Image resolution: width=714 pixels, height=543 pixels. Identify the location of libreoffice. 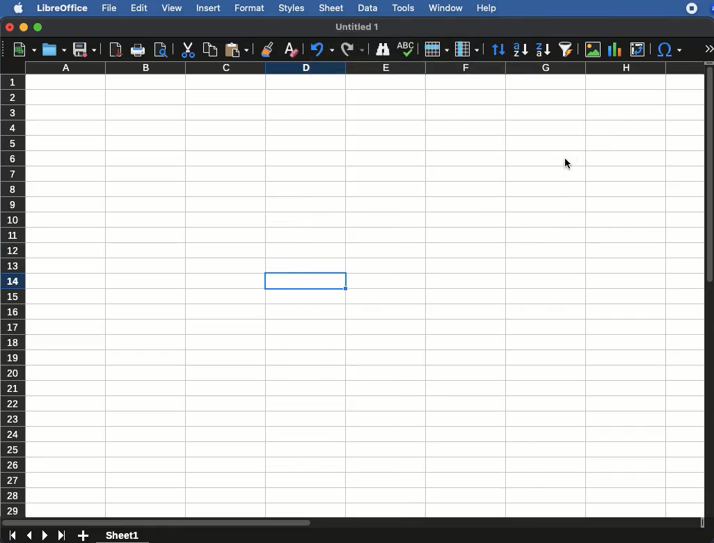
(63, 7).